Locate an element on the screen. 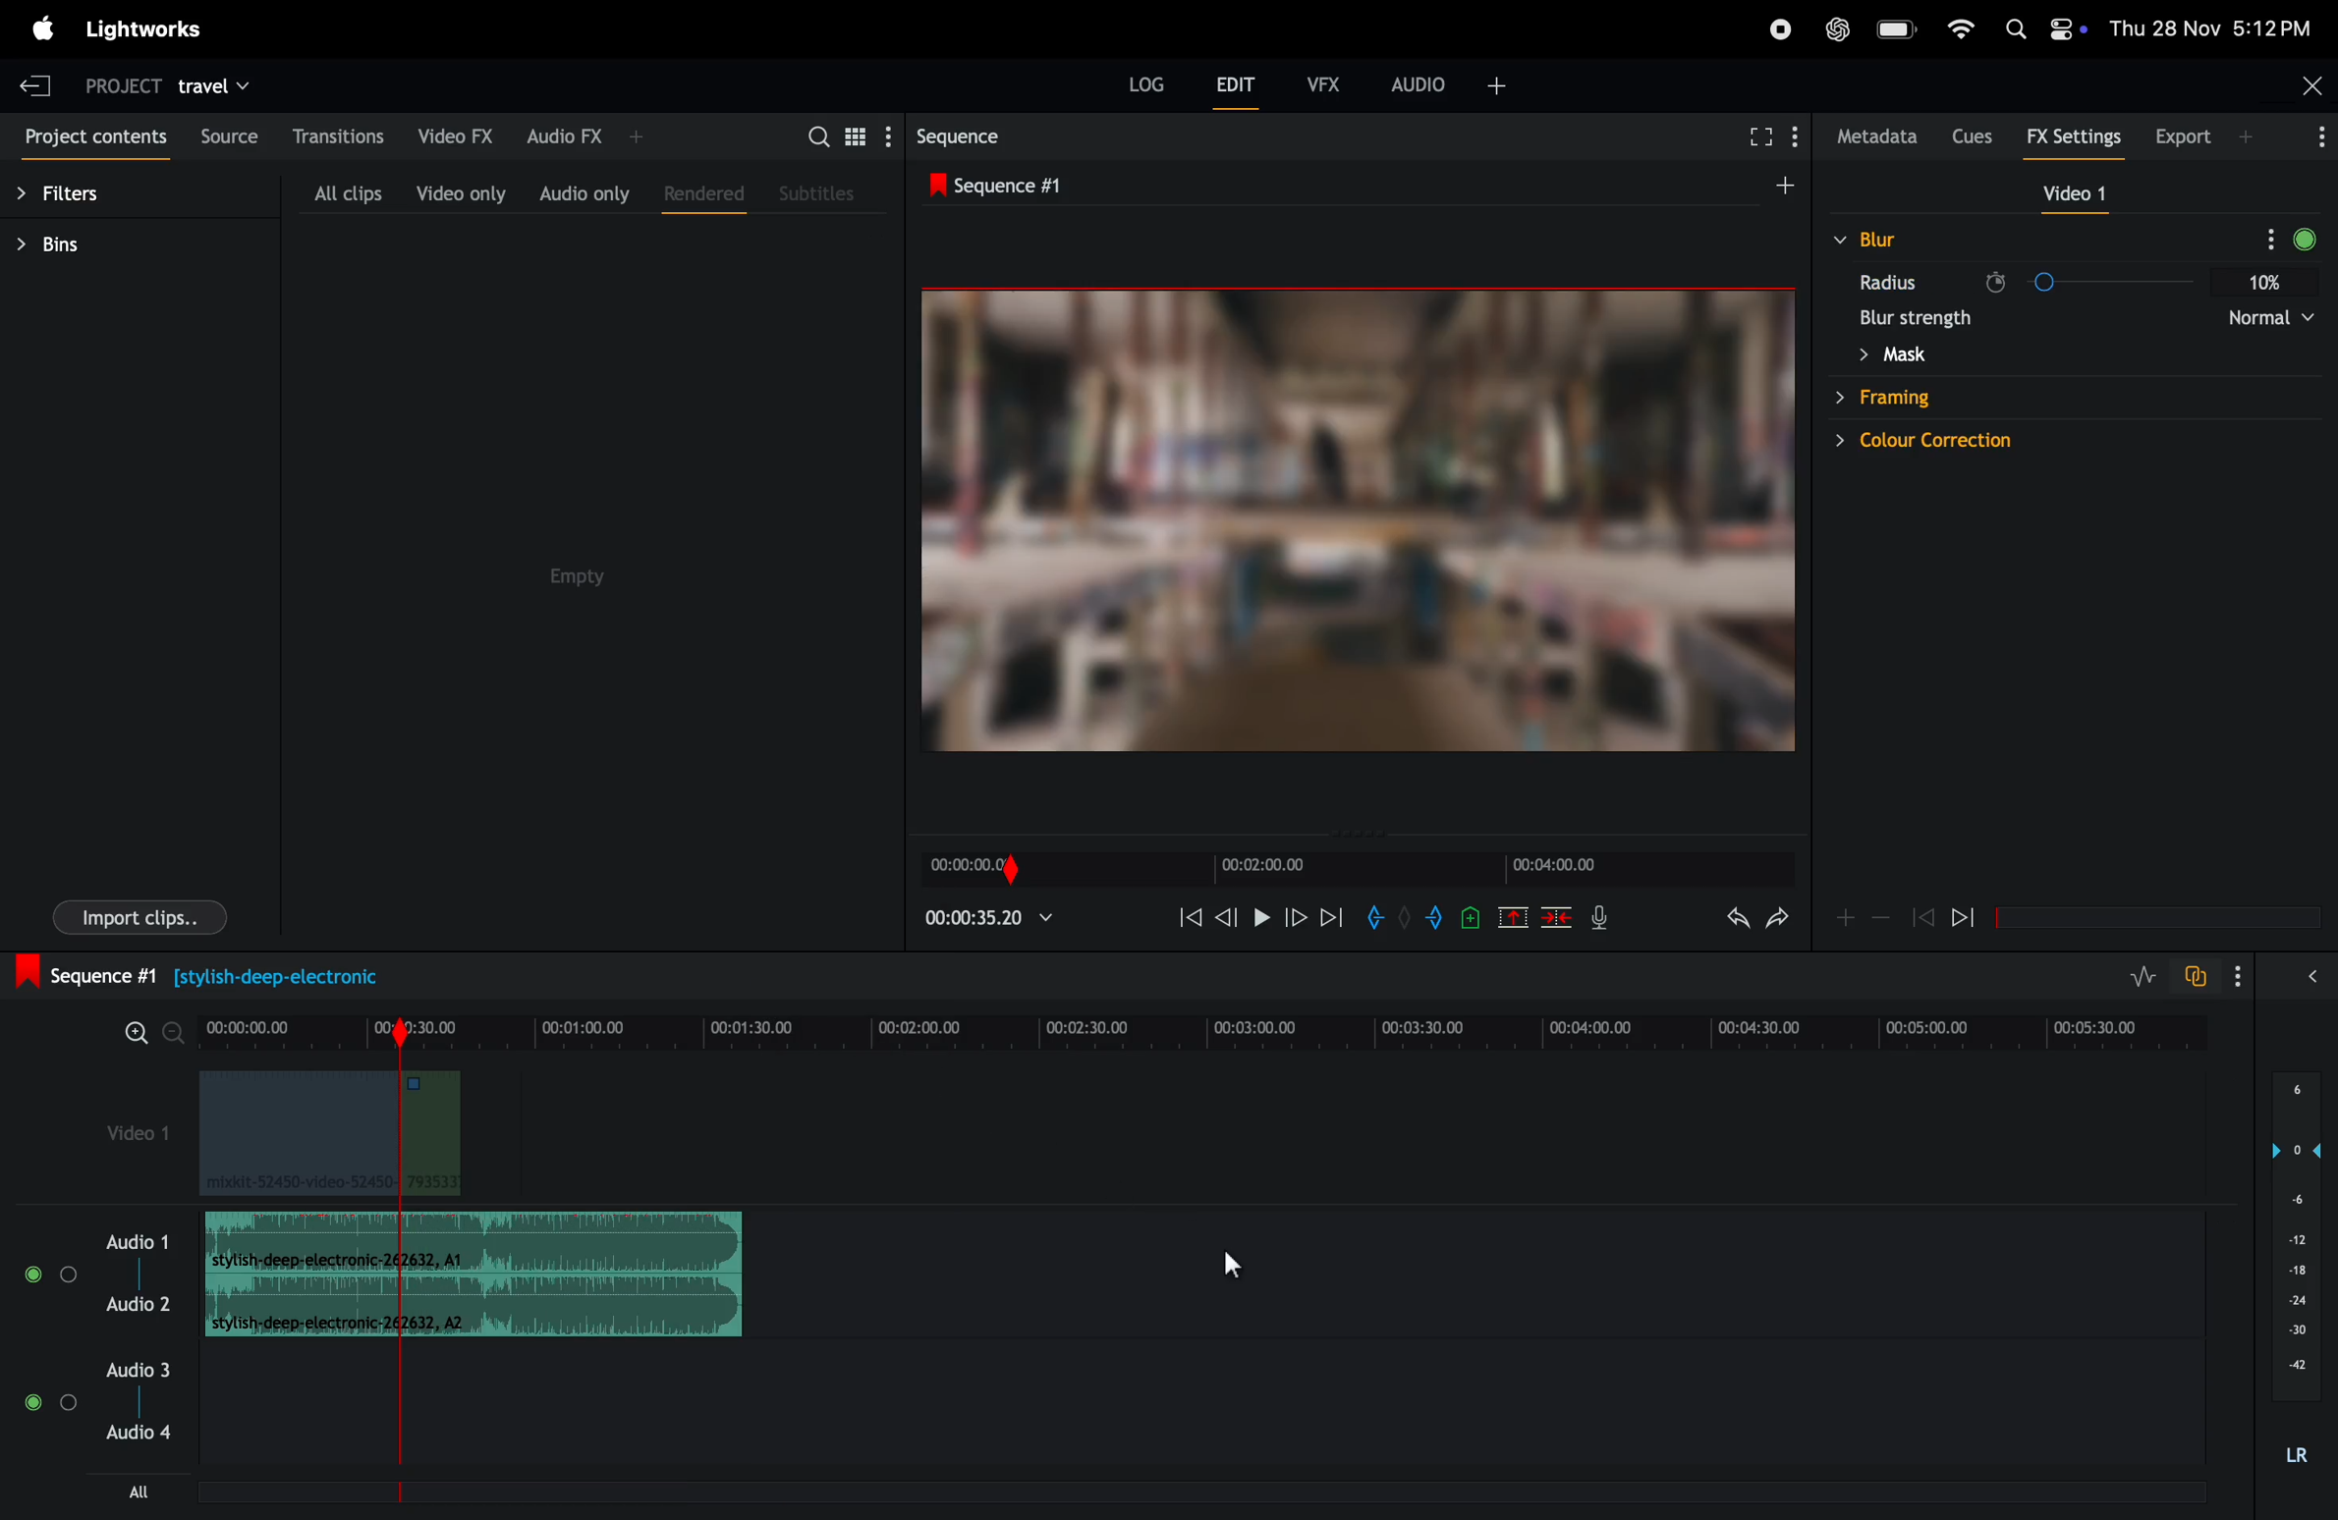 This screenshot has height=1520, width=2338. meta data is located at coordinates (1872, 137).